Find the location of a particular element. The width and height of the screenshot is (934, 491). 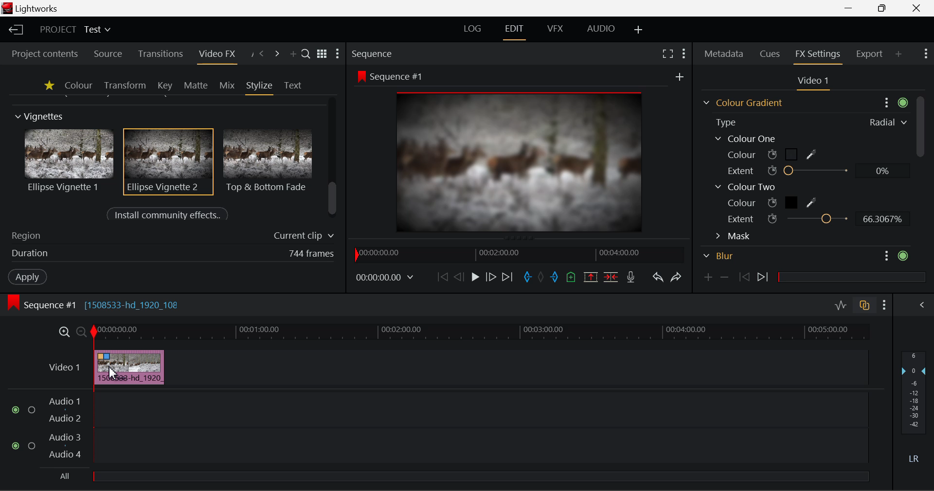

Show Settings is located at coordinates (884, 303).